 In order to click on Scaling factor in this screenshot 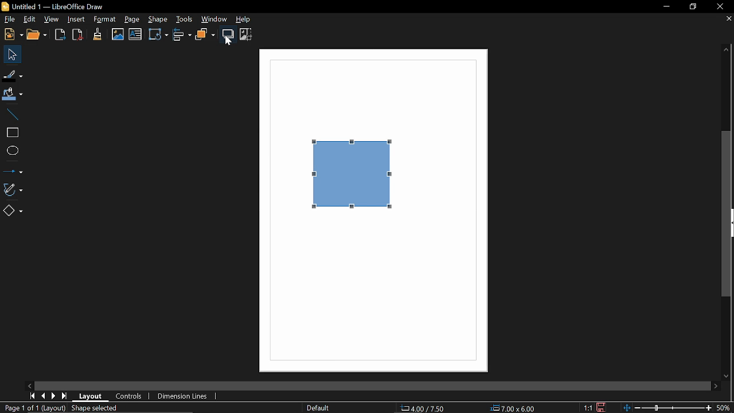, I will do `click(588, 408)`.